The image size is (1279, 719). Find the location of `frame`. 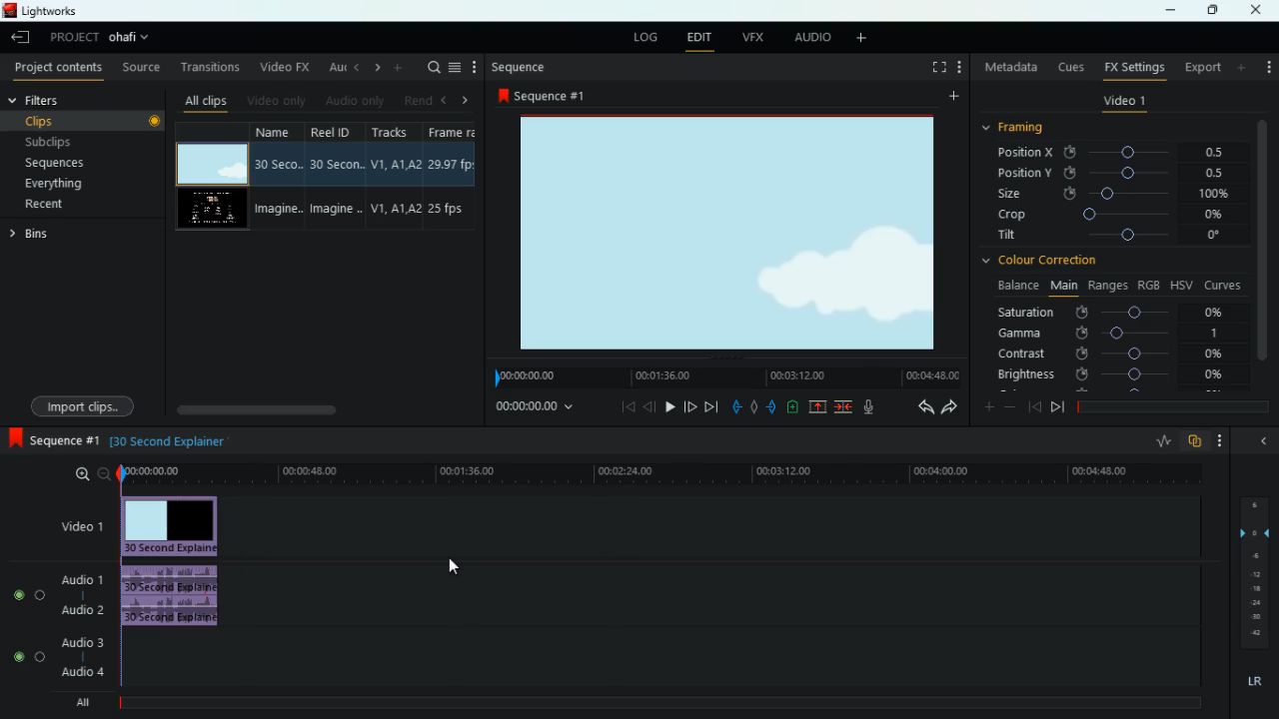

frame is located at coordinates (457, 131).